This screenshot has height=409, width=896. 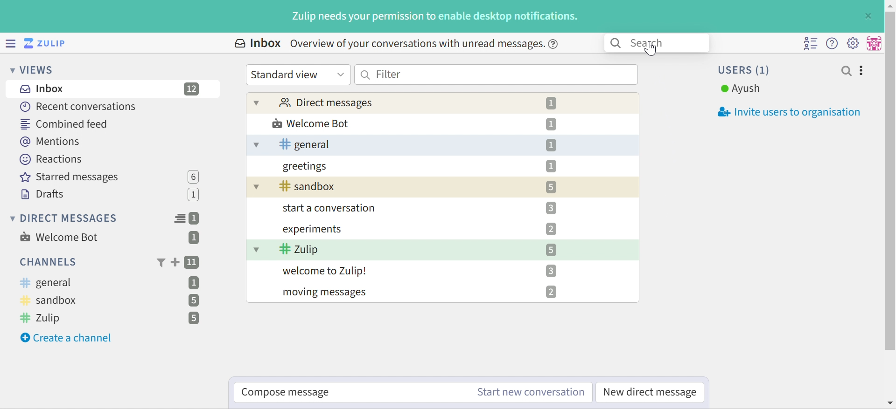 I want to click on Combined feed, so click(x=64, y=124).